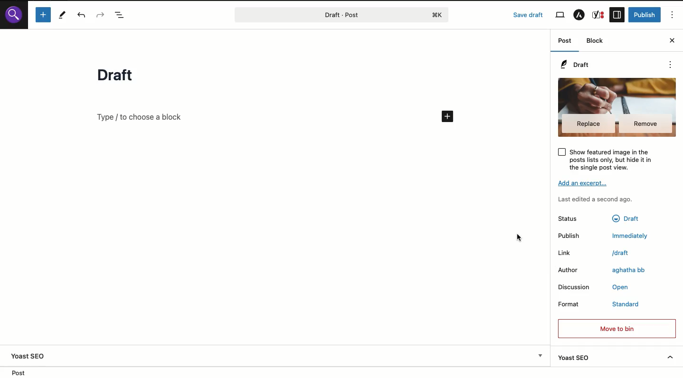 The width and height of the screenshot is (683, 378). Describe the element at coordinates (672, 16) in the screenshot. I see `Options` at that location.